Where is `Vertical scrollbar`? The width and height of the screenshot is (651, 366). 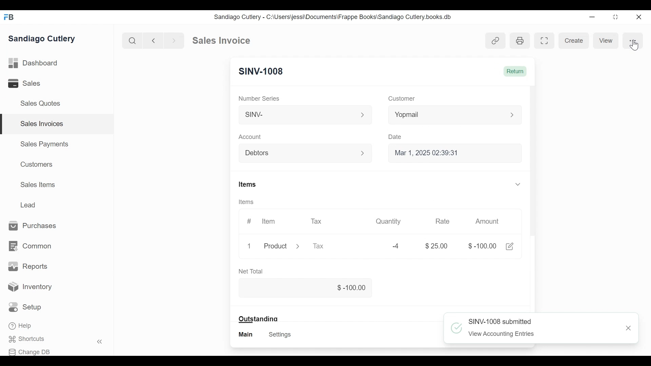 Vertical scrollbar is located at coordinates (534, 163).